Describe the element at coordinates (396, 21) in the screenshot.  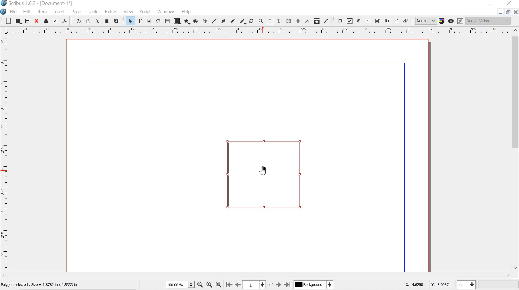
I see `text annotation` at that location.